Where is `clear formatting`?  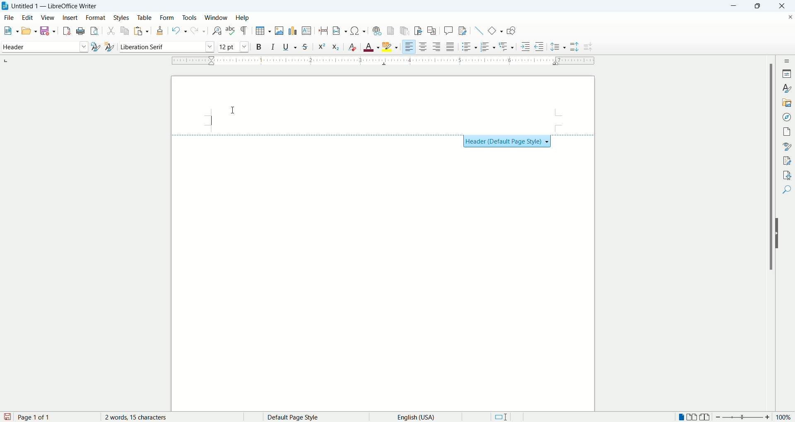 clear formatting is located at coordinates (352, 47).